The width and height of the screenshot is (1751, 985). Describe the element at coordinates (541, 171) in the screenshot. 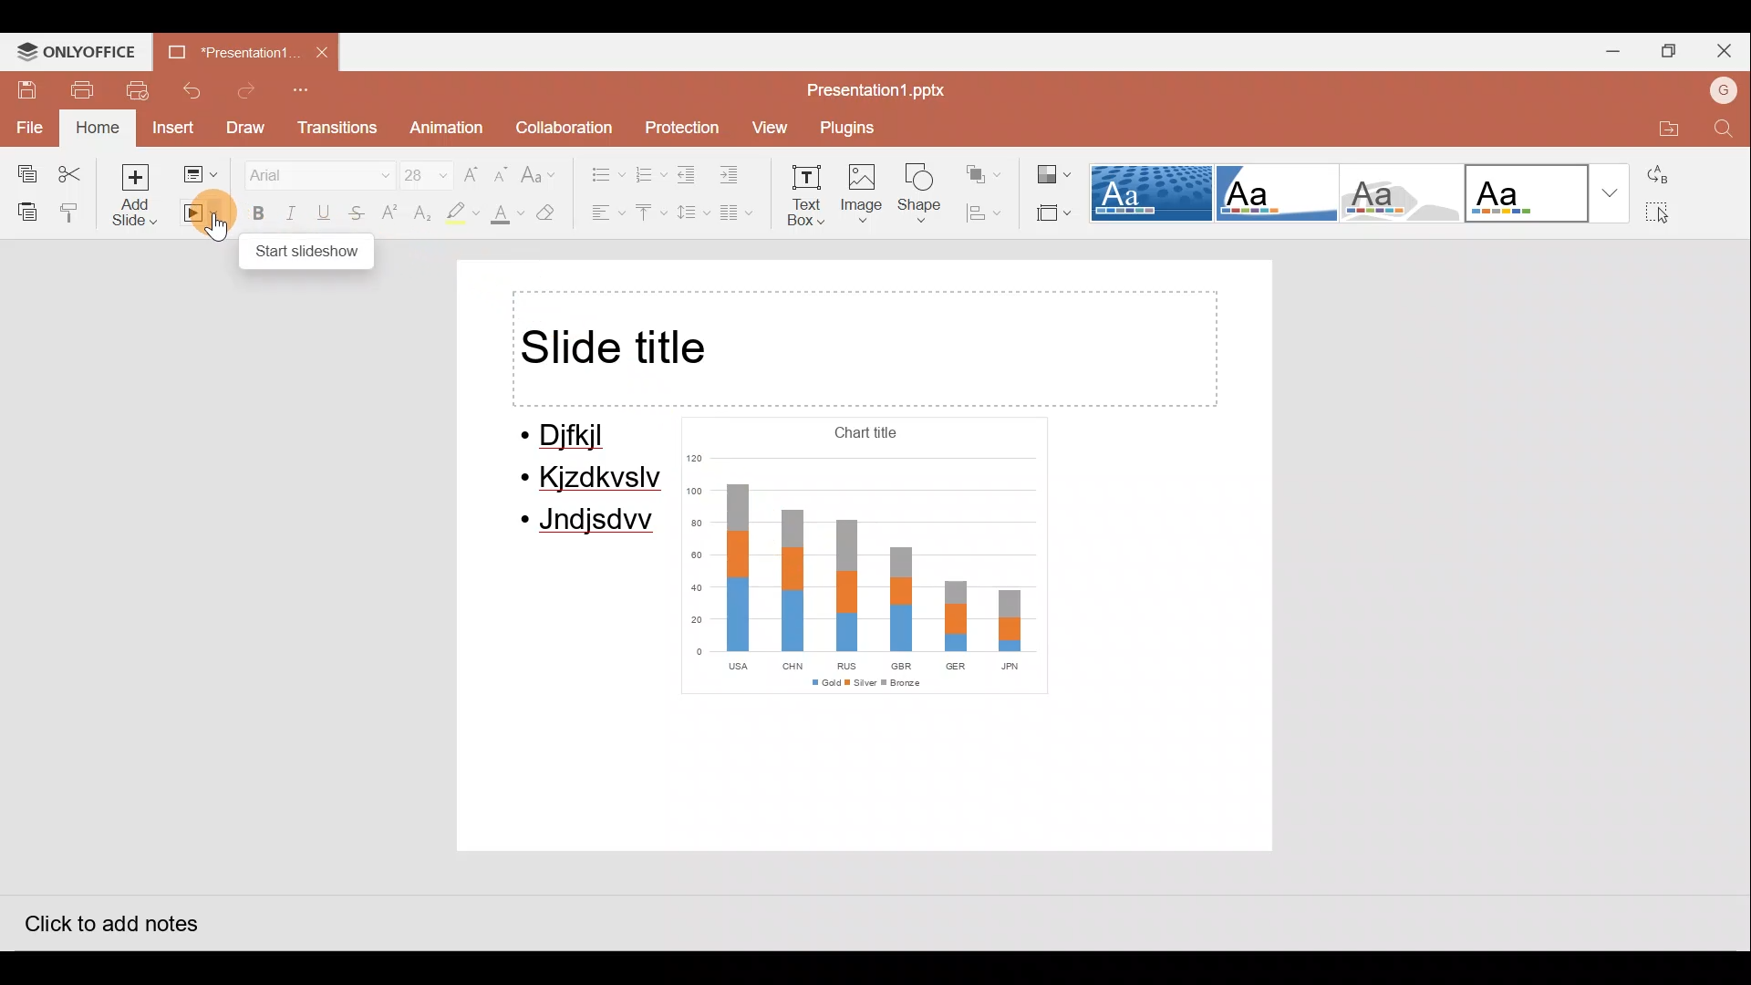

I see `Change case` at that location.